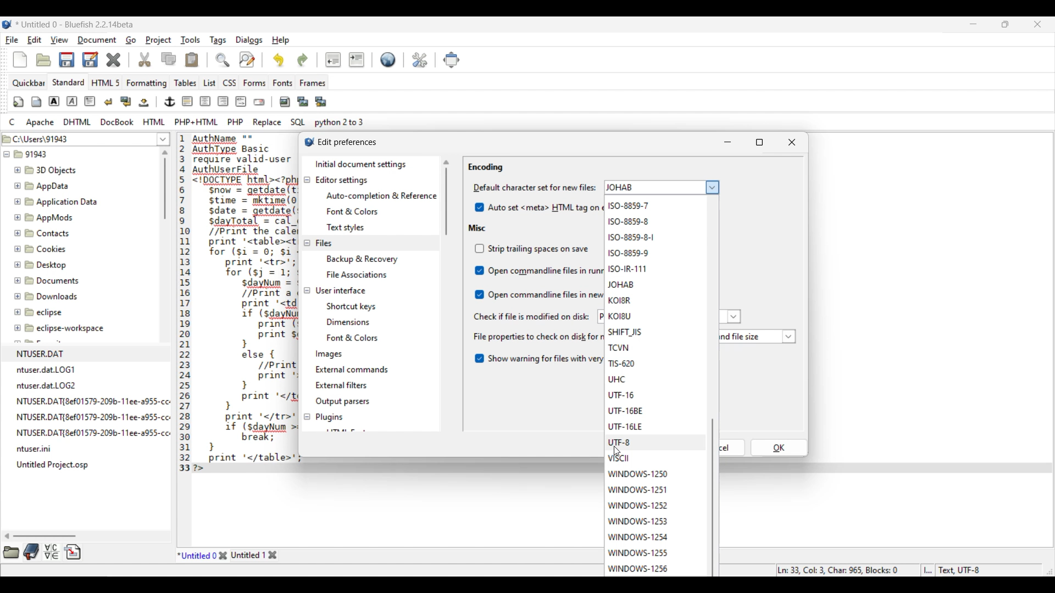 Image resolution: width=1055 pixels, height=593 pixels. Describe the element at coordinates (79, 59) in the screenshot. I see `Save options` at that location.